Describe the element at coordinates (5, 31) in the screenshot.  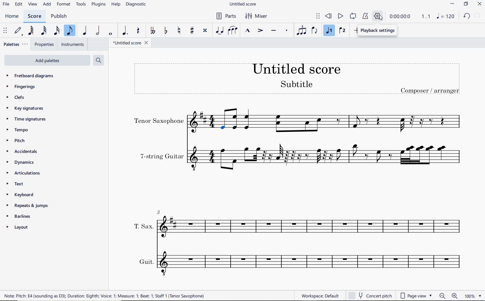
I see `SELECET TO MOVE` at that location.